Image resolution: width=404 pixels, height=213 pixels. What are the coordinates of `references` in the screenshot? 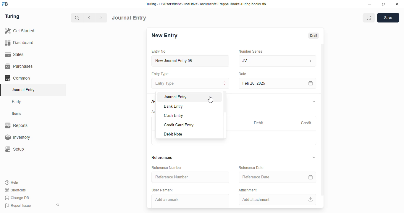 It's located at (162, 158).